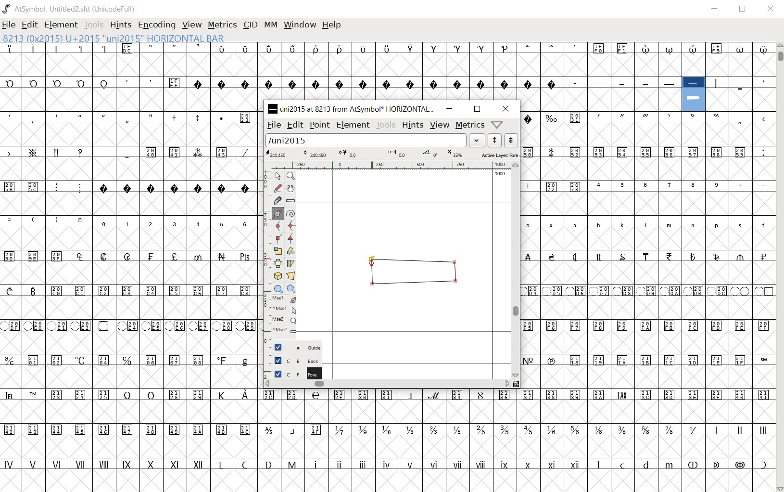 The image size is (784, 492). Describe the element at coordinates (278, 226) in the screenshot. I see `add a curve point` at that location.